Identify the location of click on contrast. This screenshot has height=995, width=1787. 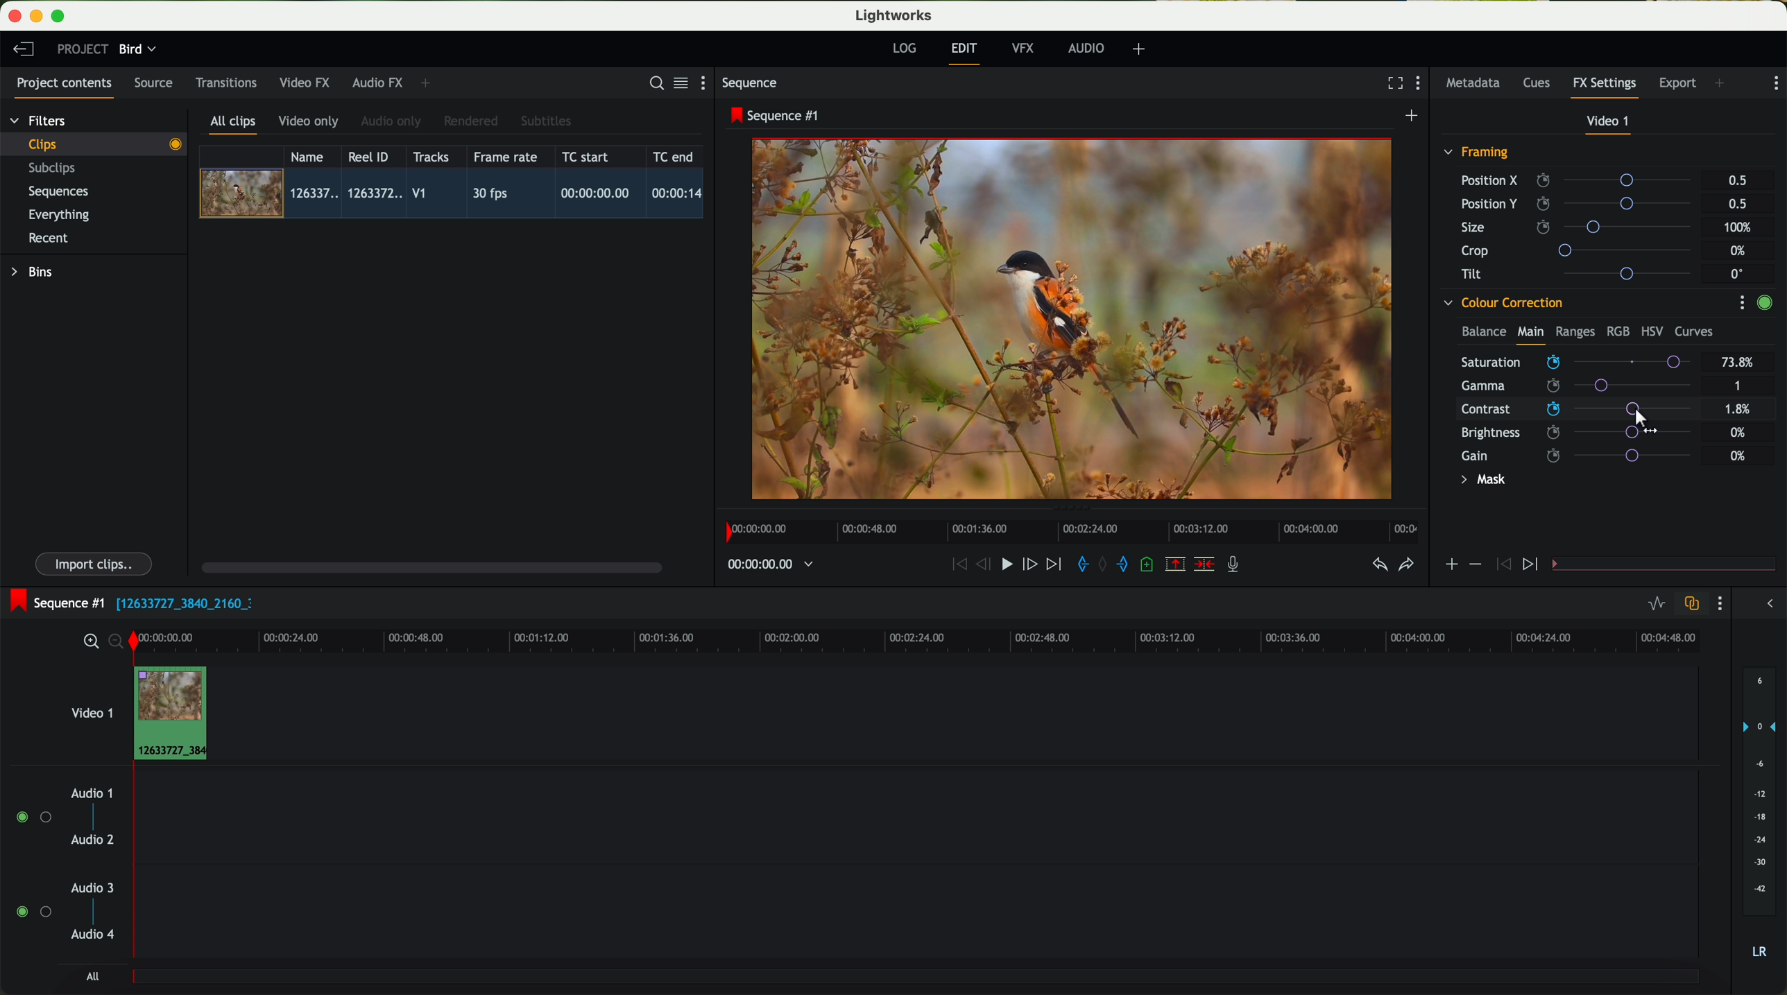
(1576, 410).